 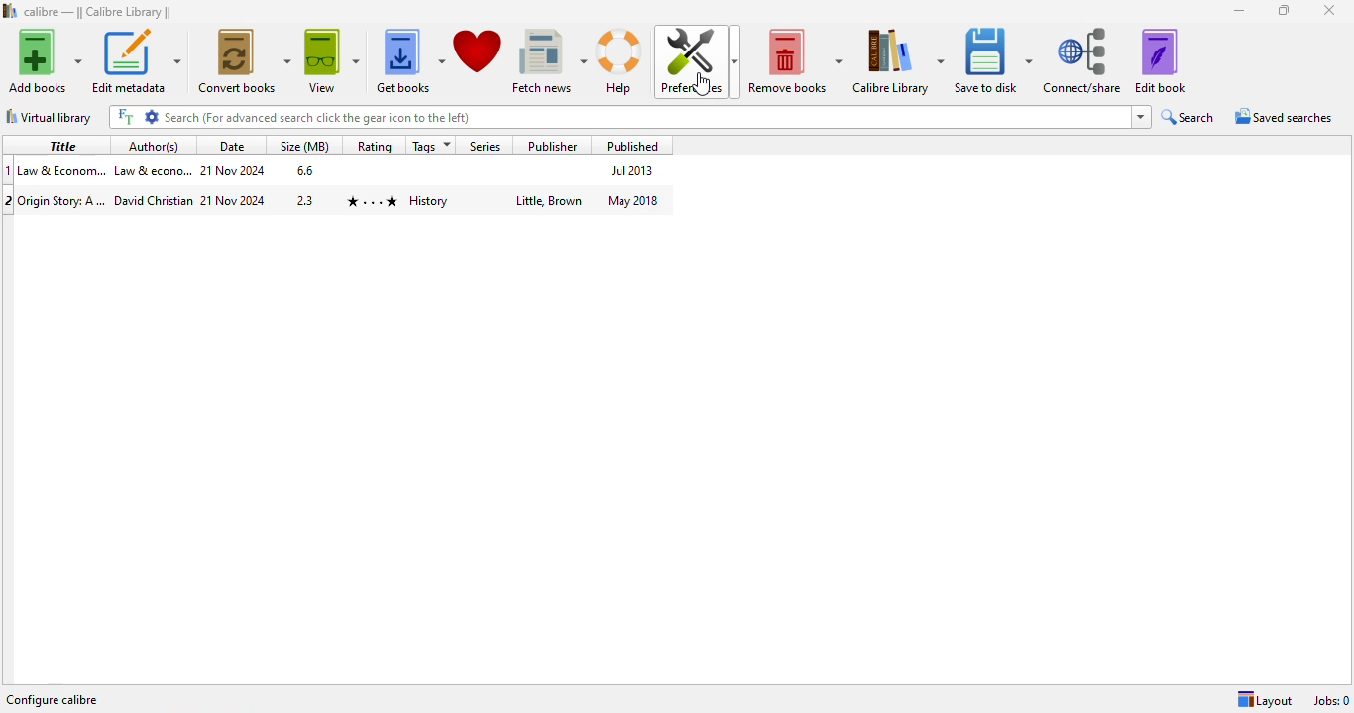 I want to click on maximize, so click(x=1285, y=10).